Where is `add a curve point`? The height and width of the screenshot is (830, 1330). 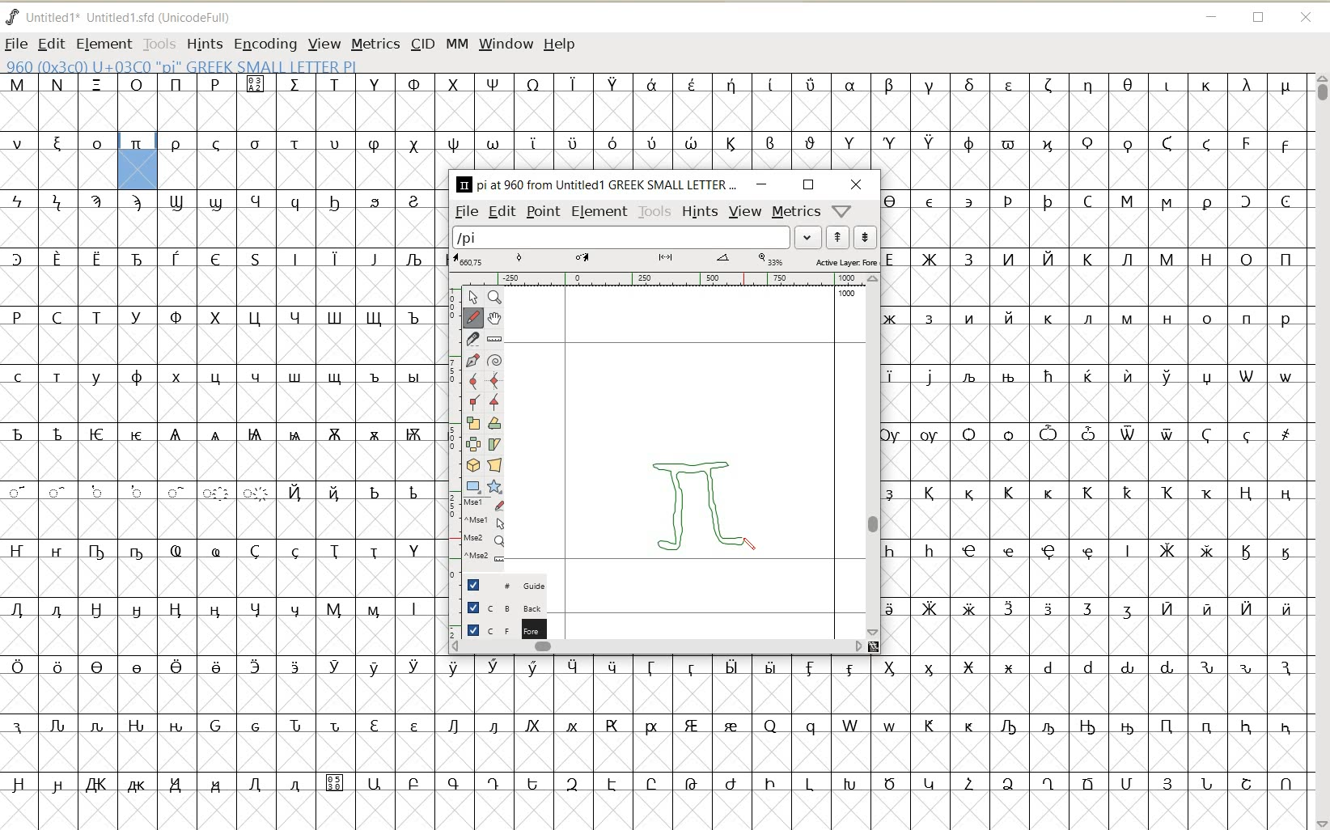
add a curve point is located at coordinates (472, 379).